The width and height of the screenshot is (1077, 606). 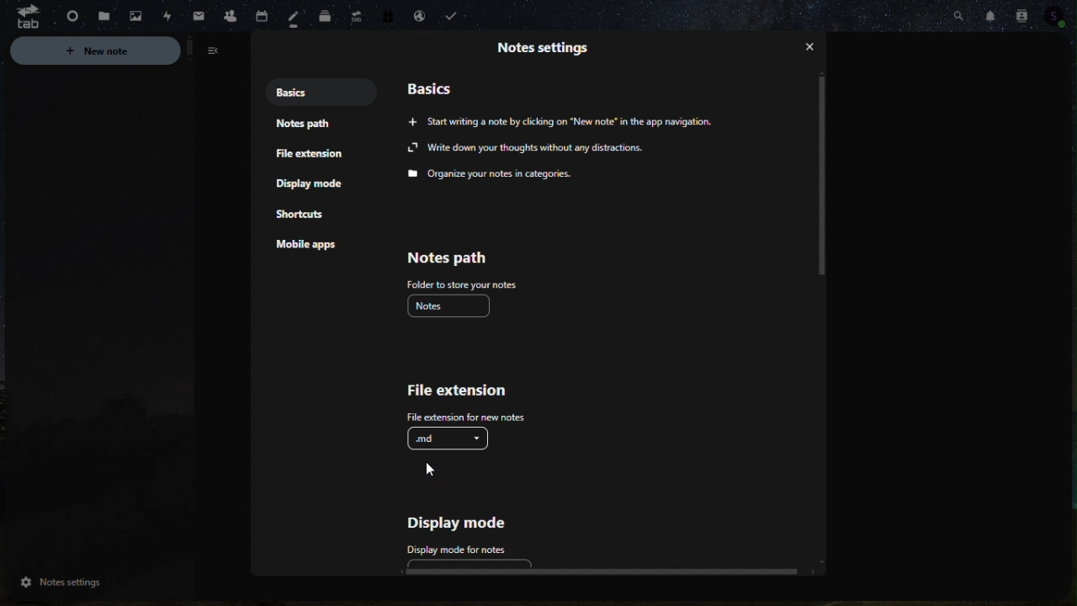 I want to click on Contacts, so click(x=228, y=13).